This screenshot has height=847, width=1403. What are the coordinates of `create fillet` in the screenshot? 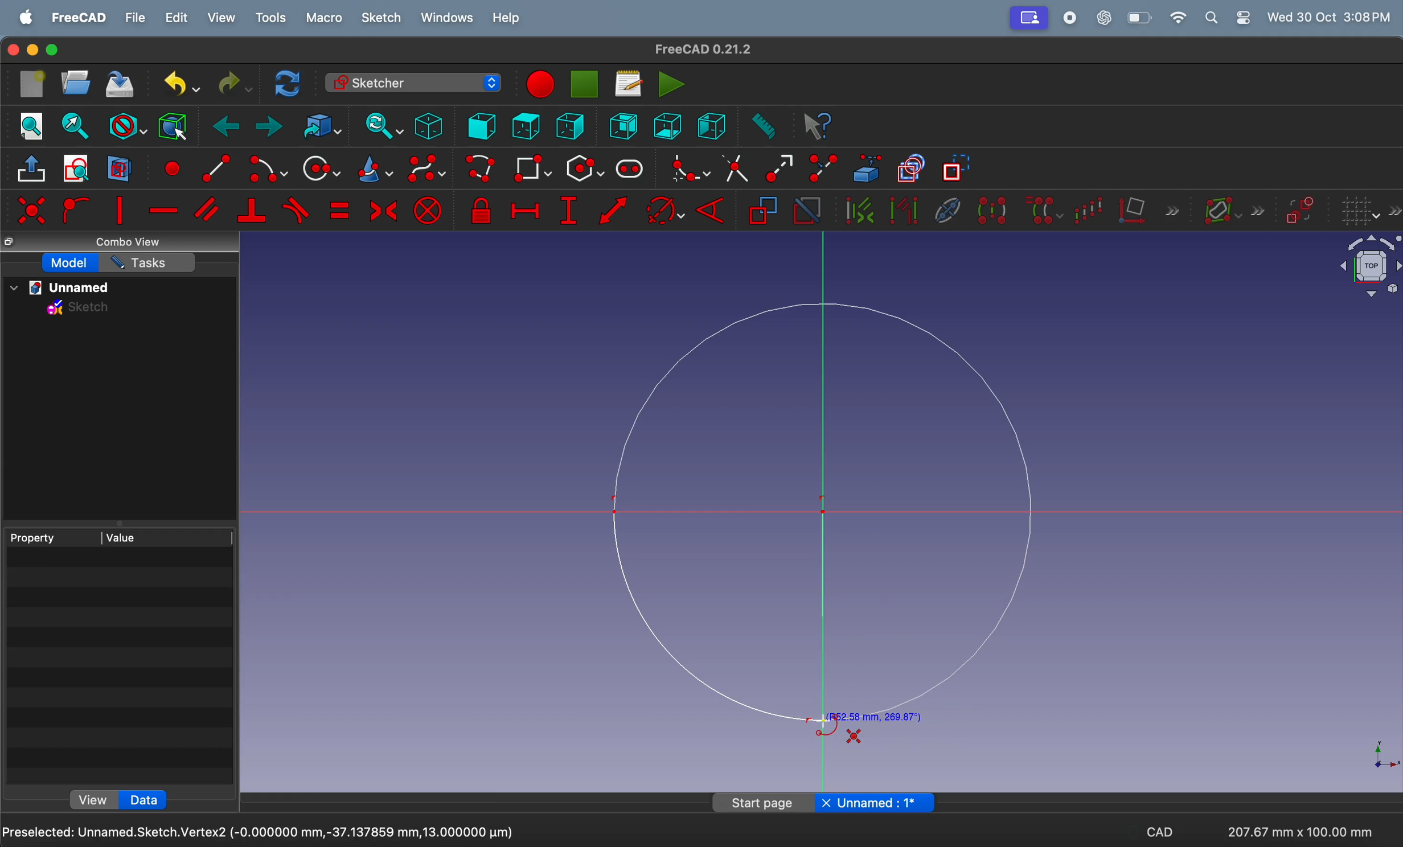 It's located at (686, 168).